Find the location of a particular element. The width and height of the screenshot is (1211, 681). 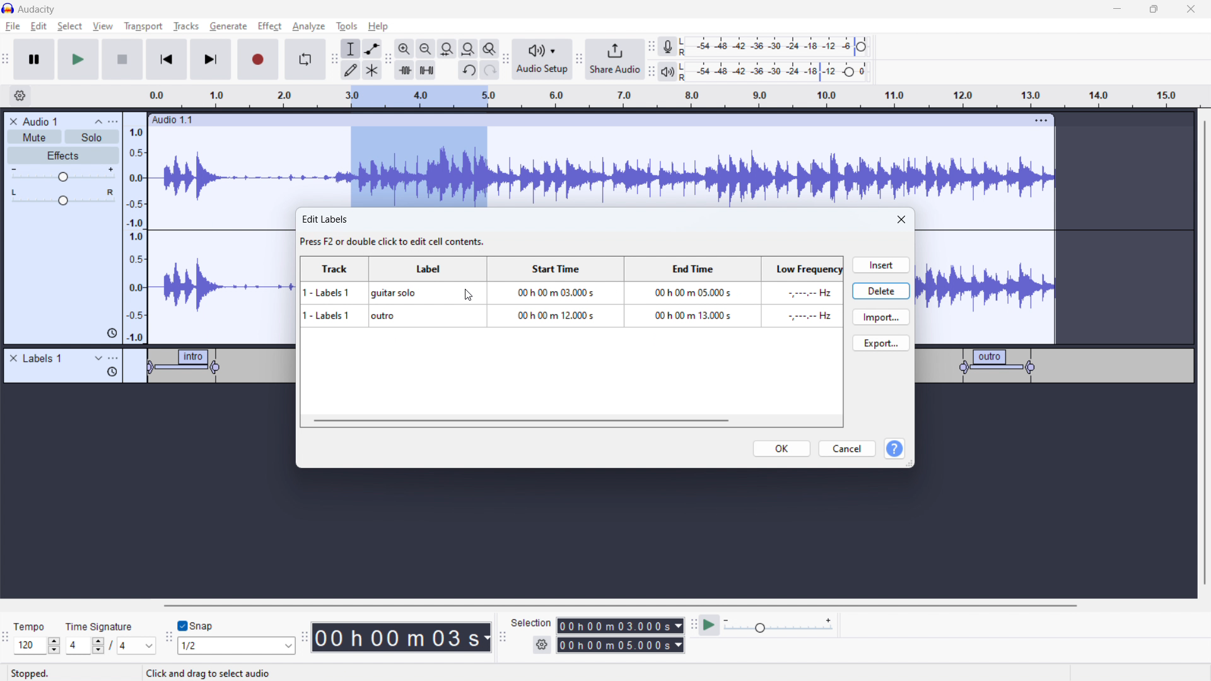

undo is located at coordinates (469, 71).